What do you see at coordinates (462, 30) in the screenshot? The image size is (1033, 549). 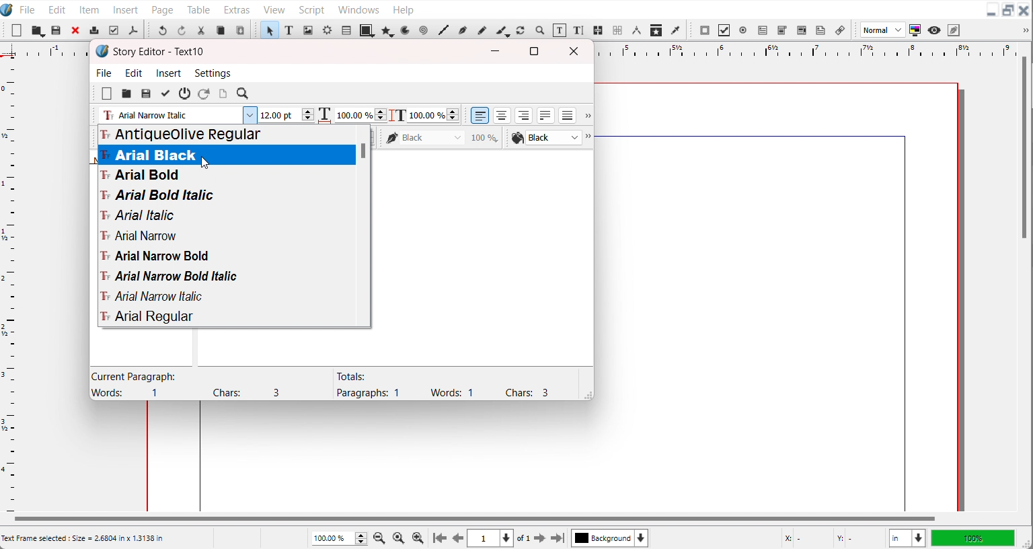 I see `Bezier curve` at bounding box center [462, 30].